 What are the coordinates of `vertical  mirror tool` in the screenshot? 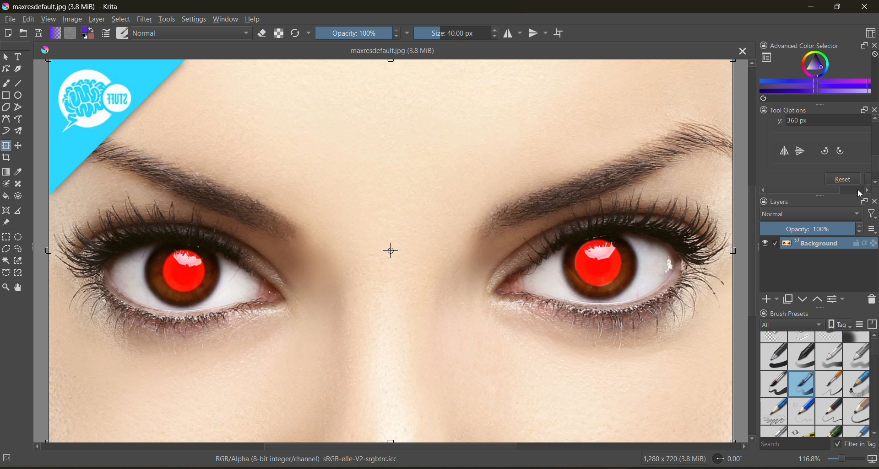 It's located at (539, 32).